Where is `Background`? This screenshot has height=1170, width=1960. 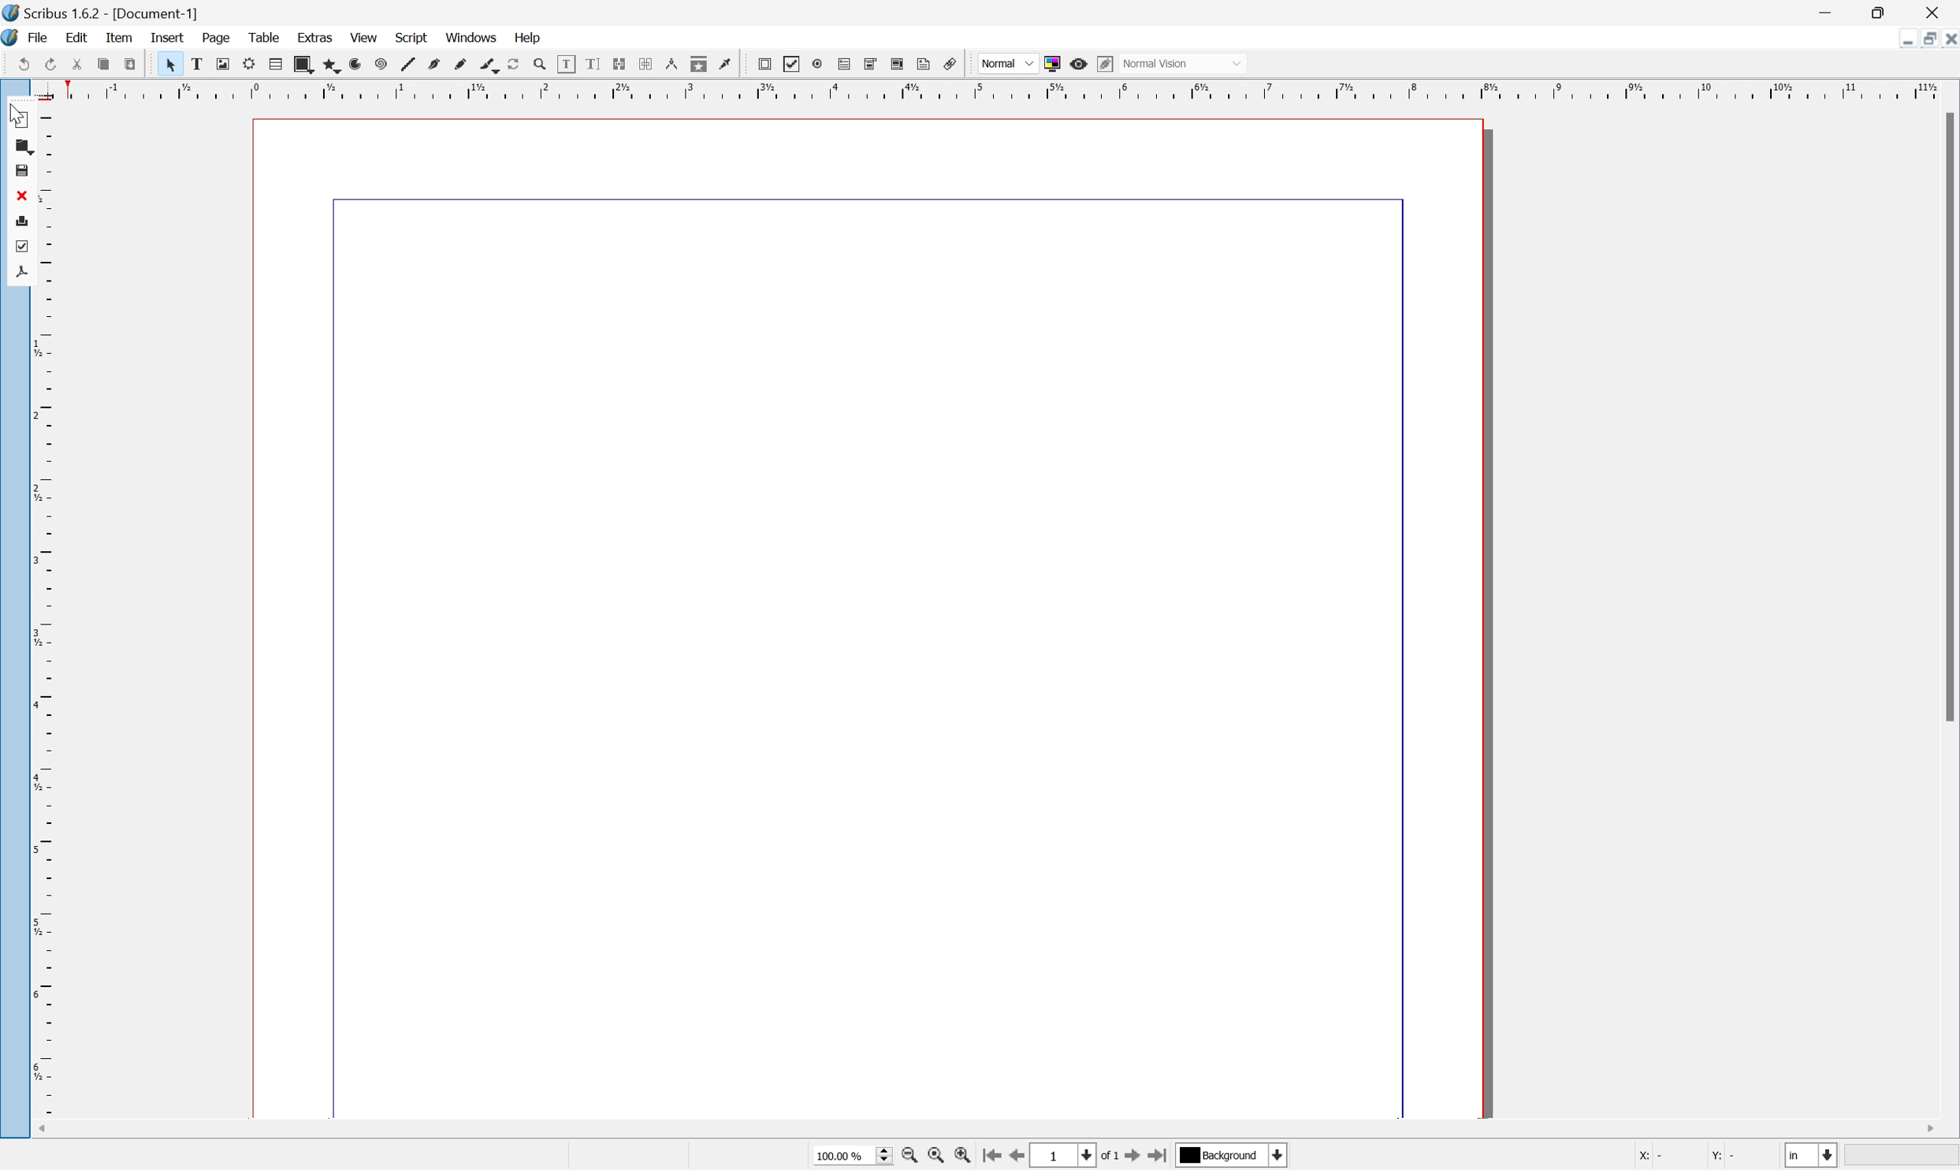
Background is located at coordinates (1231, 1156).